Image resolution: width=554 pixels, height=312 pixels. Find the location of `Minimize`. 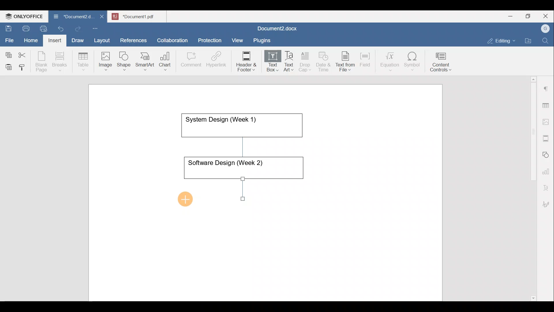

Minimize is located at coordinates (510, 16).